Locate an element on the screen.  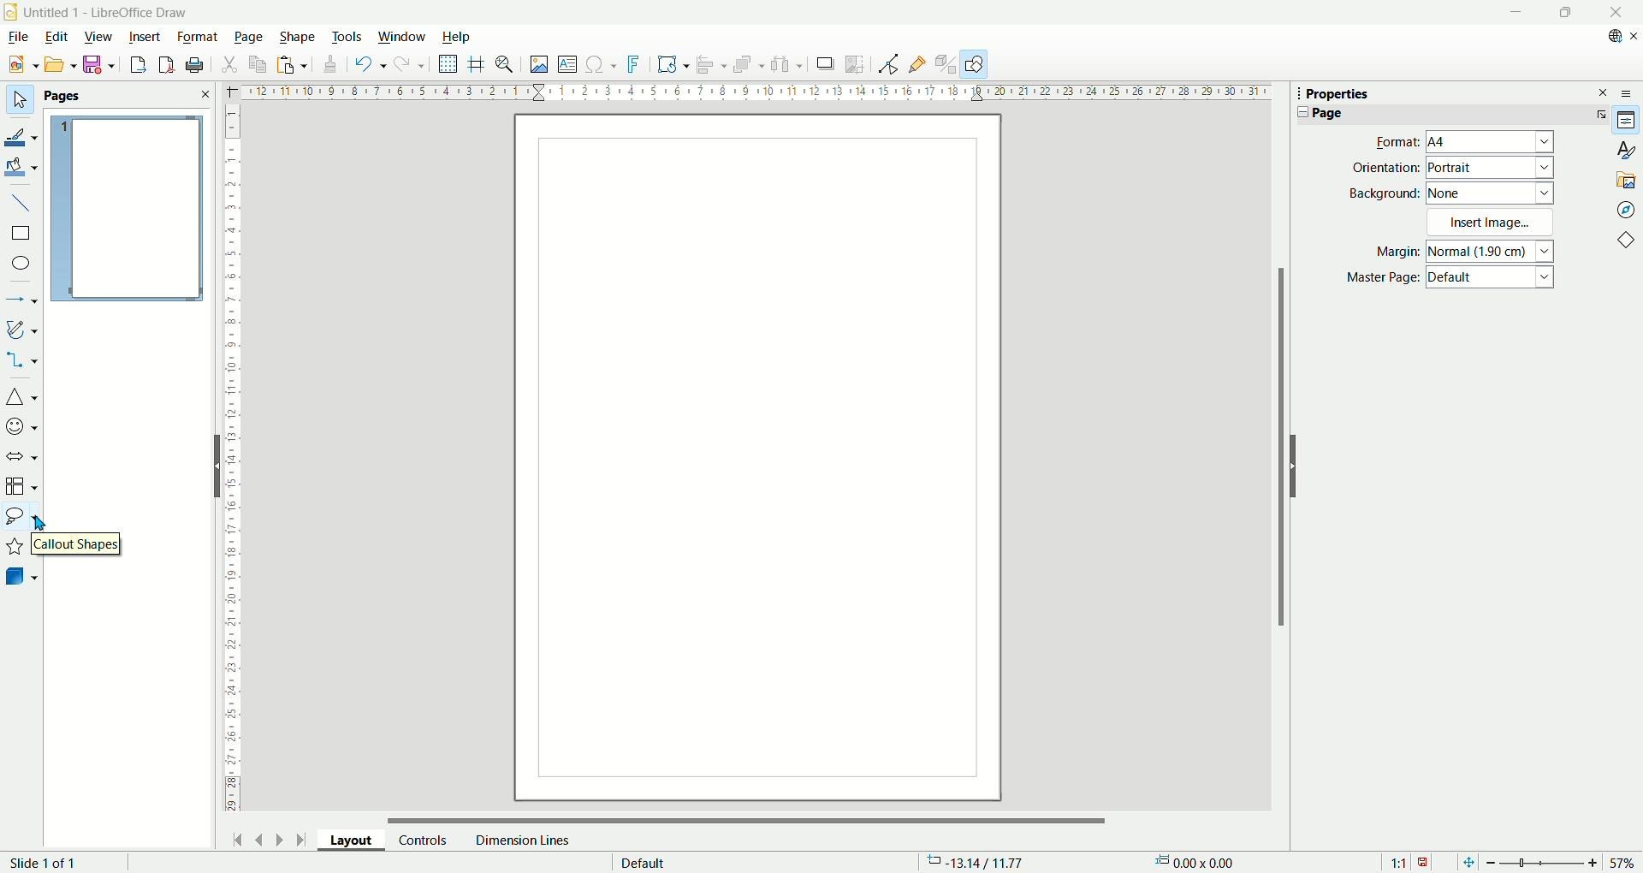
Margin is located at coordinates (1392, 253).